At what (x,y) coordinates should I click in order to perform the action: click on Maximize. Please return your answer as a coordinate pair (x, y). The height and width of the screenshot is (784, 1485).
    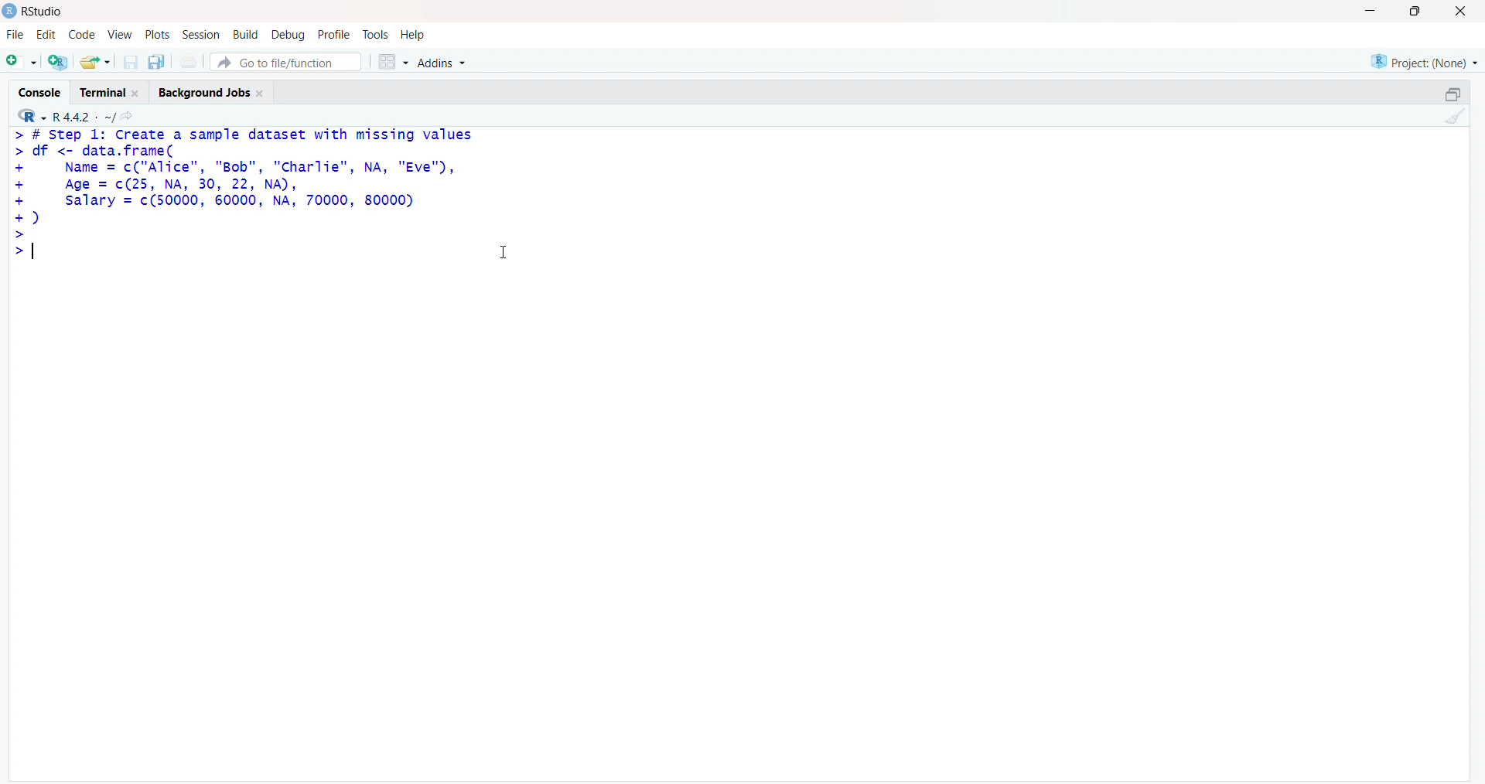
    Looking at the image, I should click on (1418, 12).